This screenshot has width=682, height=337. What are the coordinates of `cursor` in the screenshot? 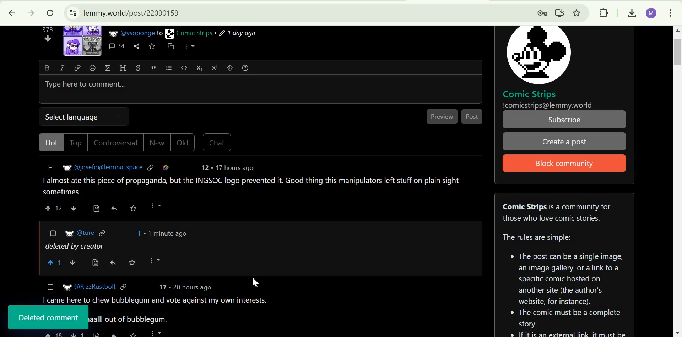 It's located at (256, 282).